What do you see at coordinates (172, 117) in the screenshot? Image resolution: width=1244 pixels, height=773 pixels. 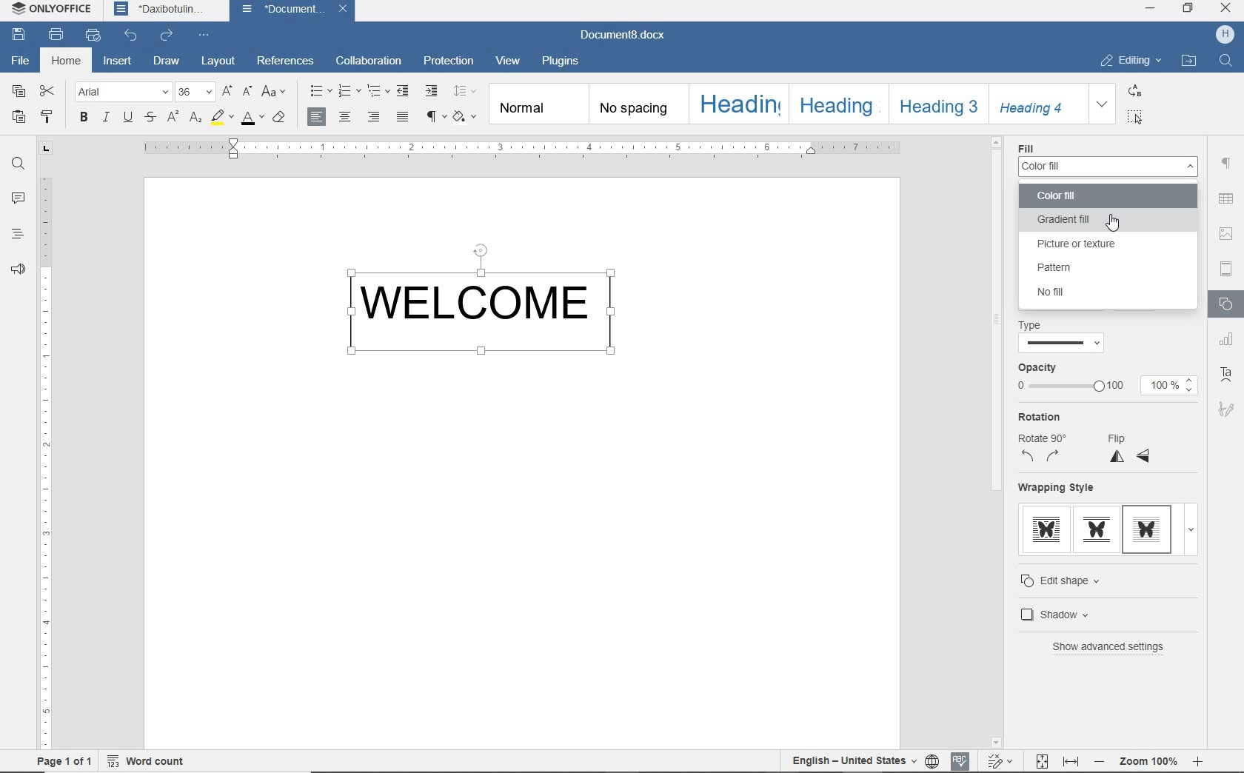 I see `SUPERSCRIPT` at bounding box center [172, 117].